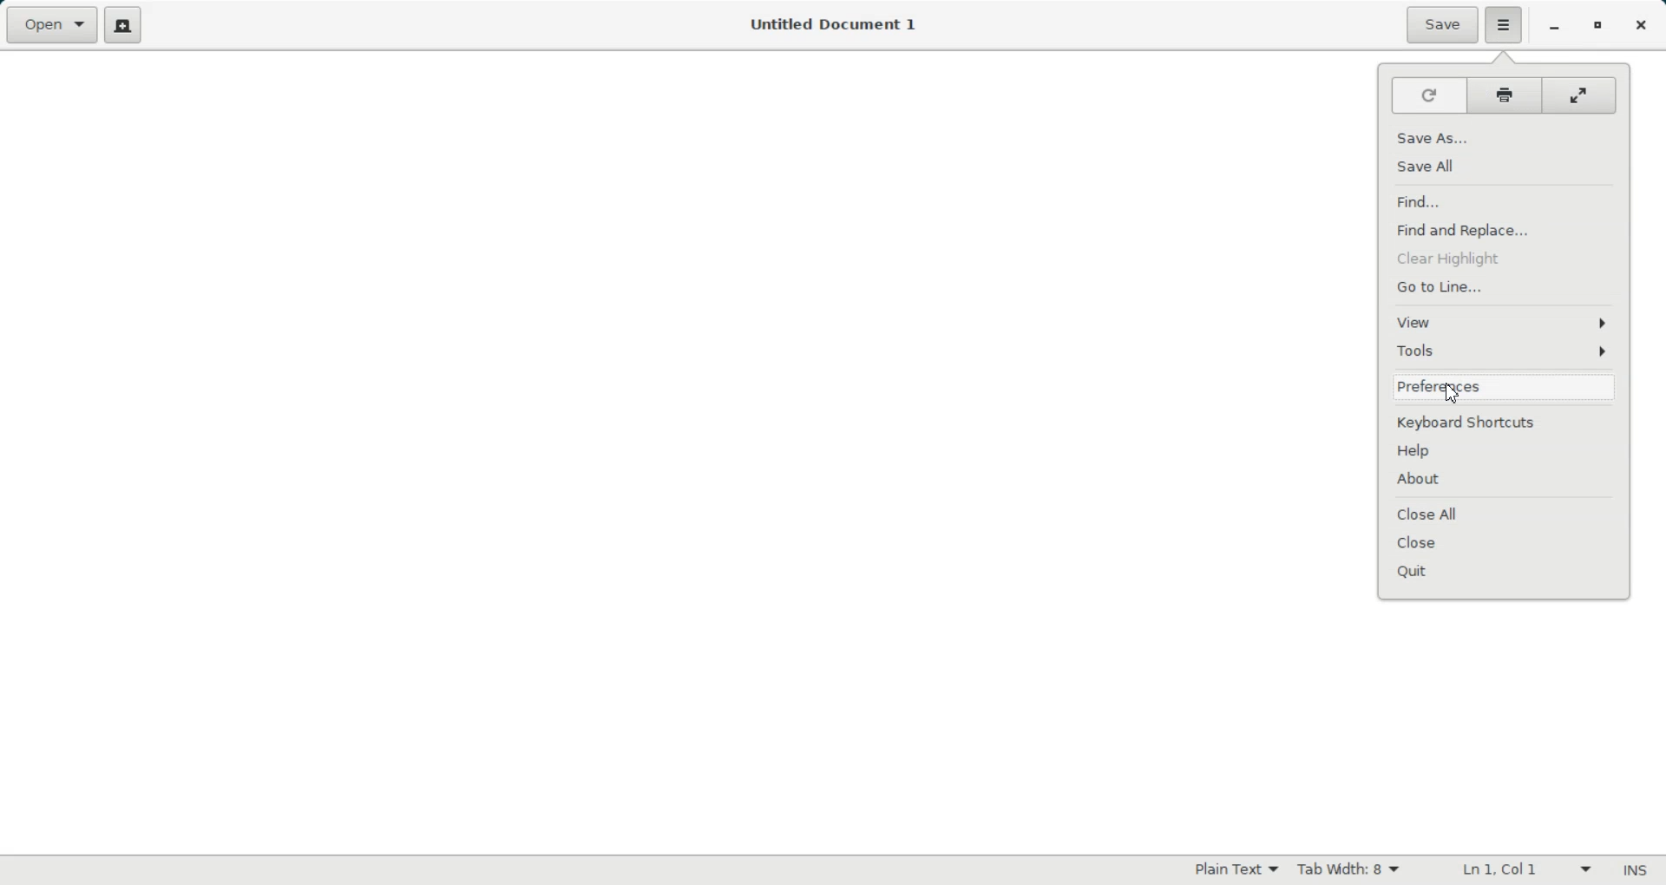 The width and height of the screenshot is (1666, 885). What do you see at coordinates (1506, 257) in the screenshot?
I see `Clear Highlight` at bounding box center [1506, 257].